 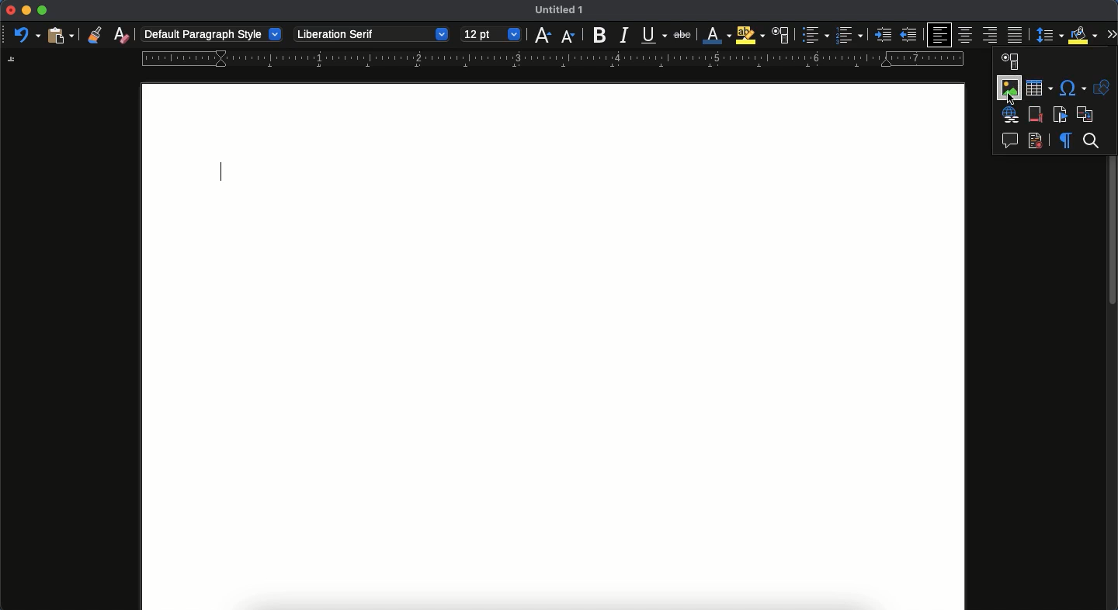 What do you see at coordinates (882, 36) in the screenshot?
I see `indented` at bounding box center [882, 36].